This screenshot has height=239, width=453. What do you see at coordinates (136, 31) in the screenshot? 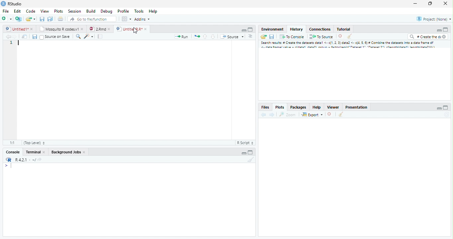
I see `Cursor` at bounding box center [136, 31].